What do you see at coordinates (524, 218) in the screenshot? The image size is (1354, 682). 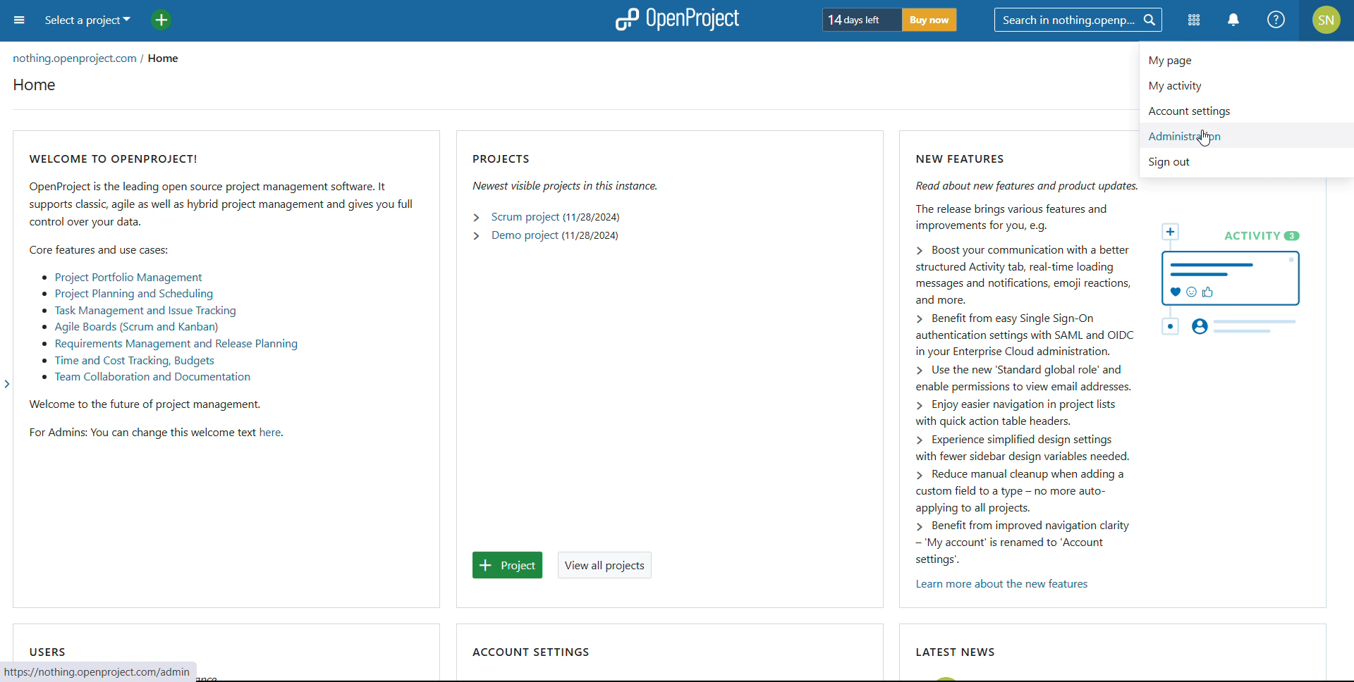 I see `scrum project` at bounding box center [524, 218].